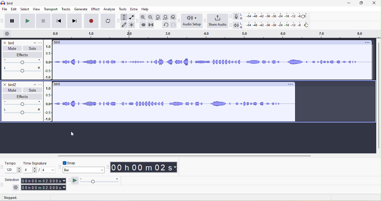 This screenshot has width=381, height=201. I want to click on solo, so click(33, 48).